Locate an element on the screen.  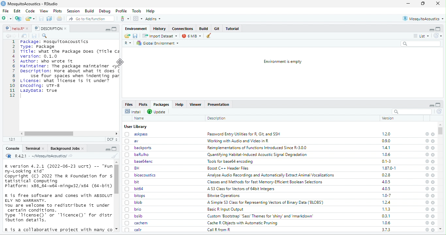
6 MiB is located at coordinates (192, 36).